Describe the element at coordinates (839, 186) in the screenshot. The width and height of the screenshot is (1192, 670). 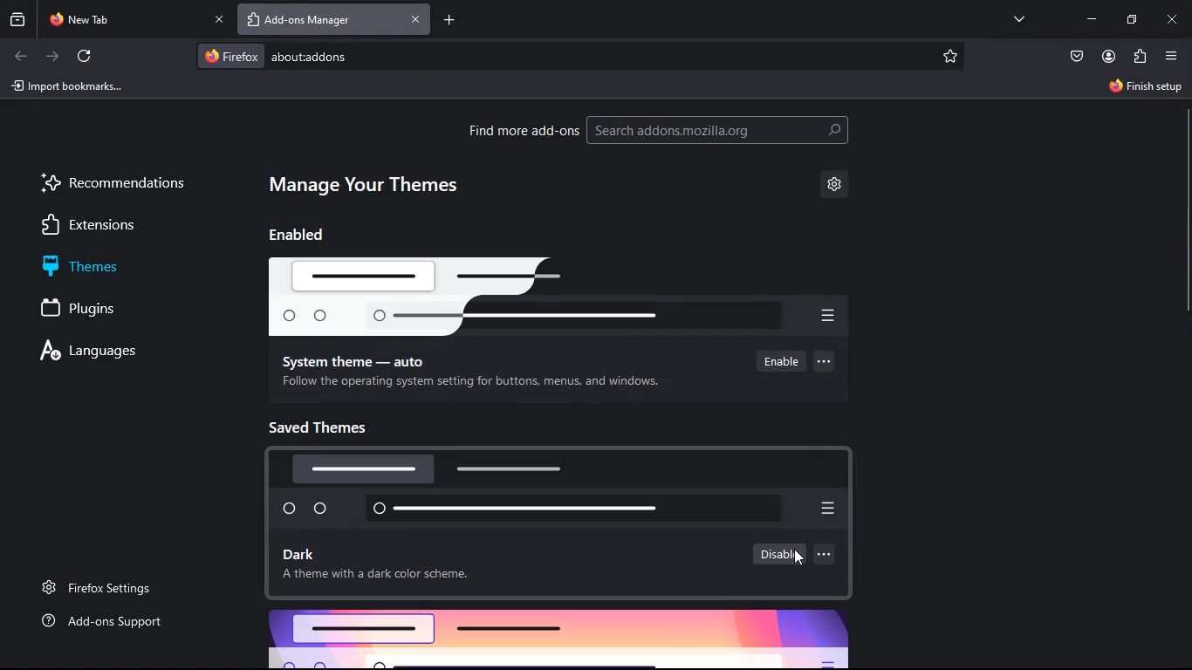
I see `settings` at that location.